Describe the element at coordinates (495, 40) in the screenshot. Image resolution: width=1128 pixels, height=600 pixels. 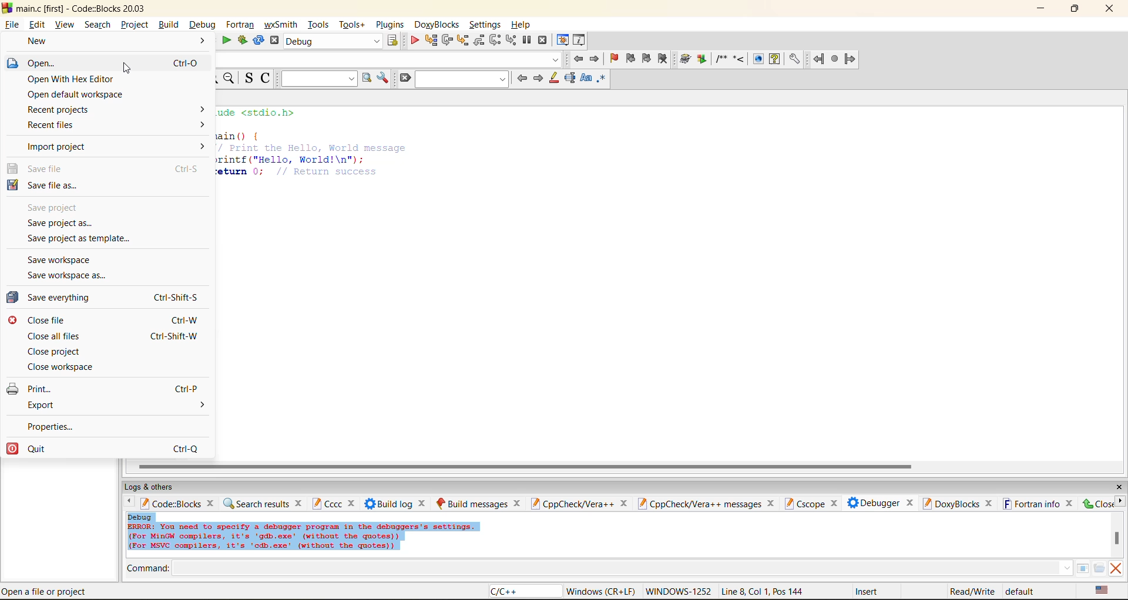
I see `next instruction` at that location.